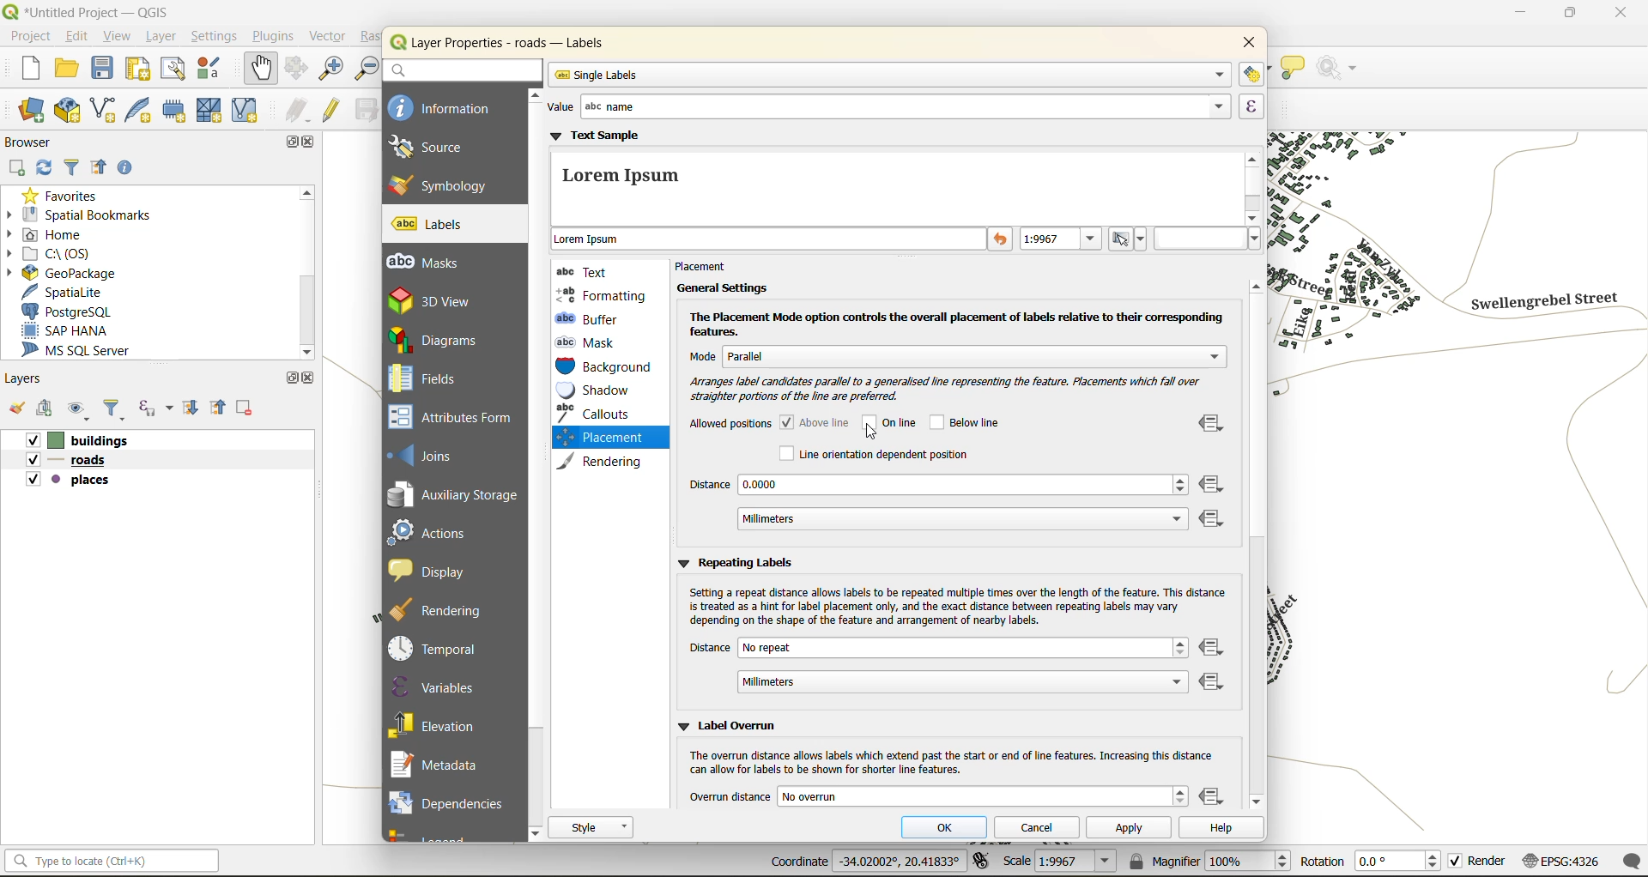 The height and width of the screenshot is (877, 1648). I want to click on layers, so click(30, 381).